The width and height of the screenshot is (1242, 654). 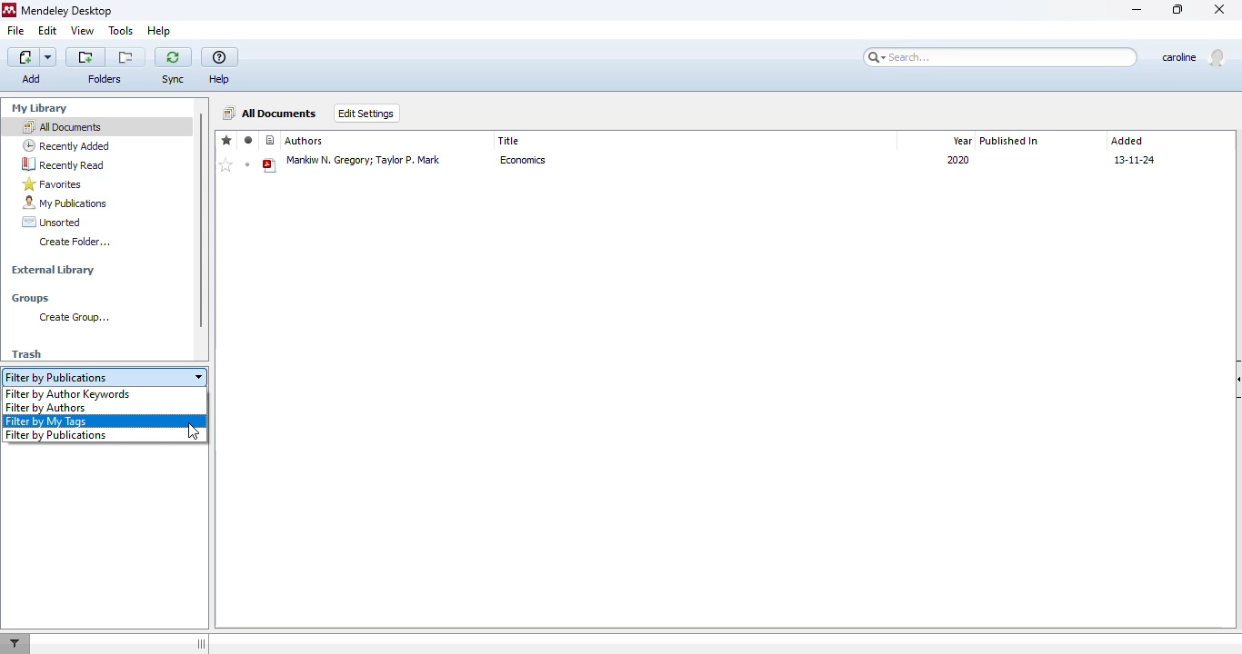 I want to click on tools, so click(x=121, y=30).